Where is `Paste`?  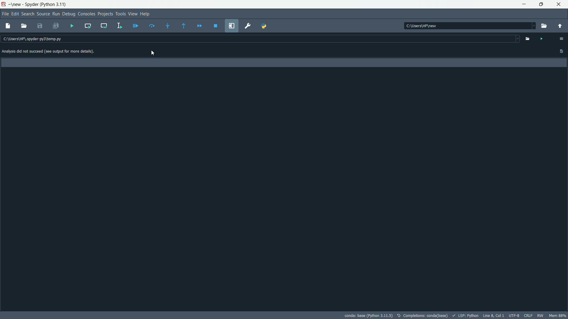 Paste is located at coordinates (559, 51).